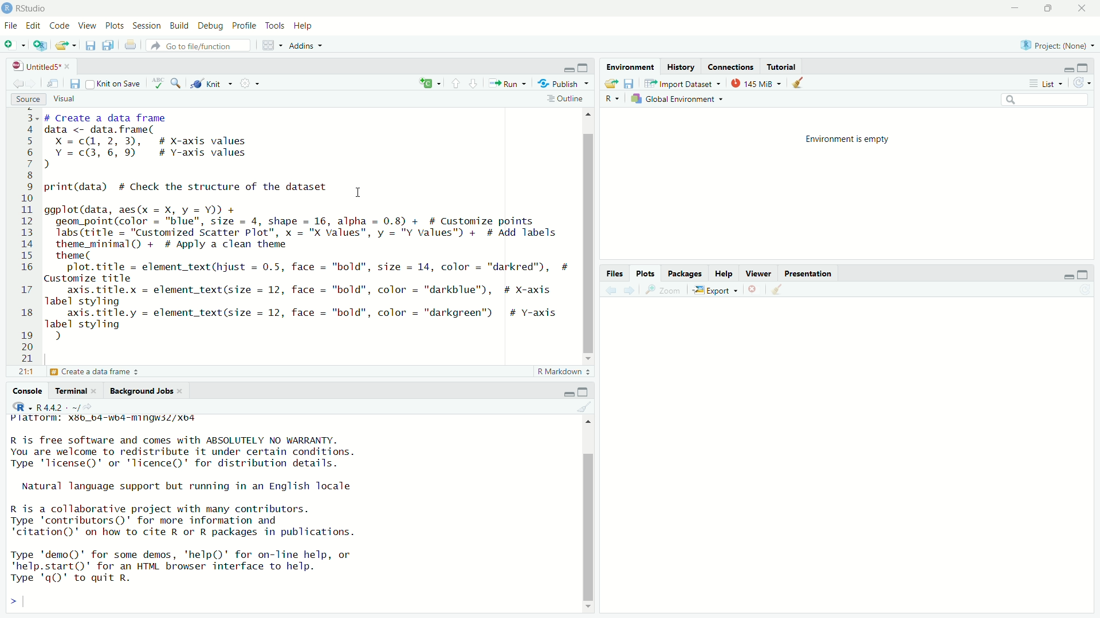  Describe the element at coordinates (683, 84) in the screenshot. I see `Import dataset` at that location.